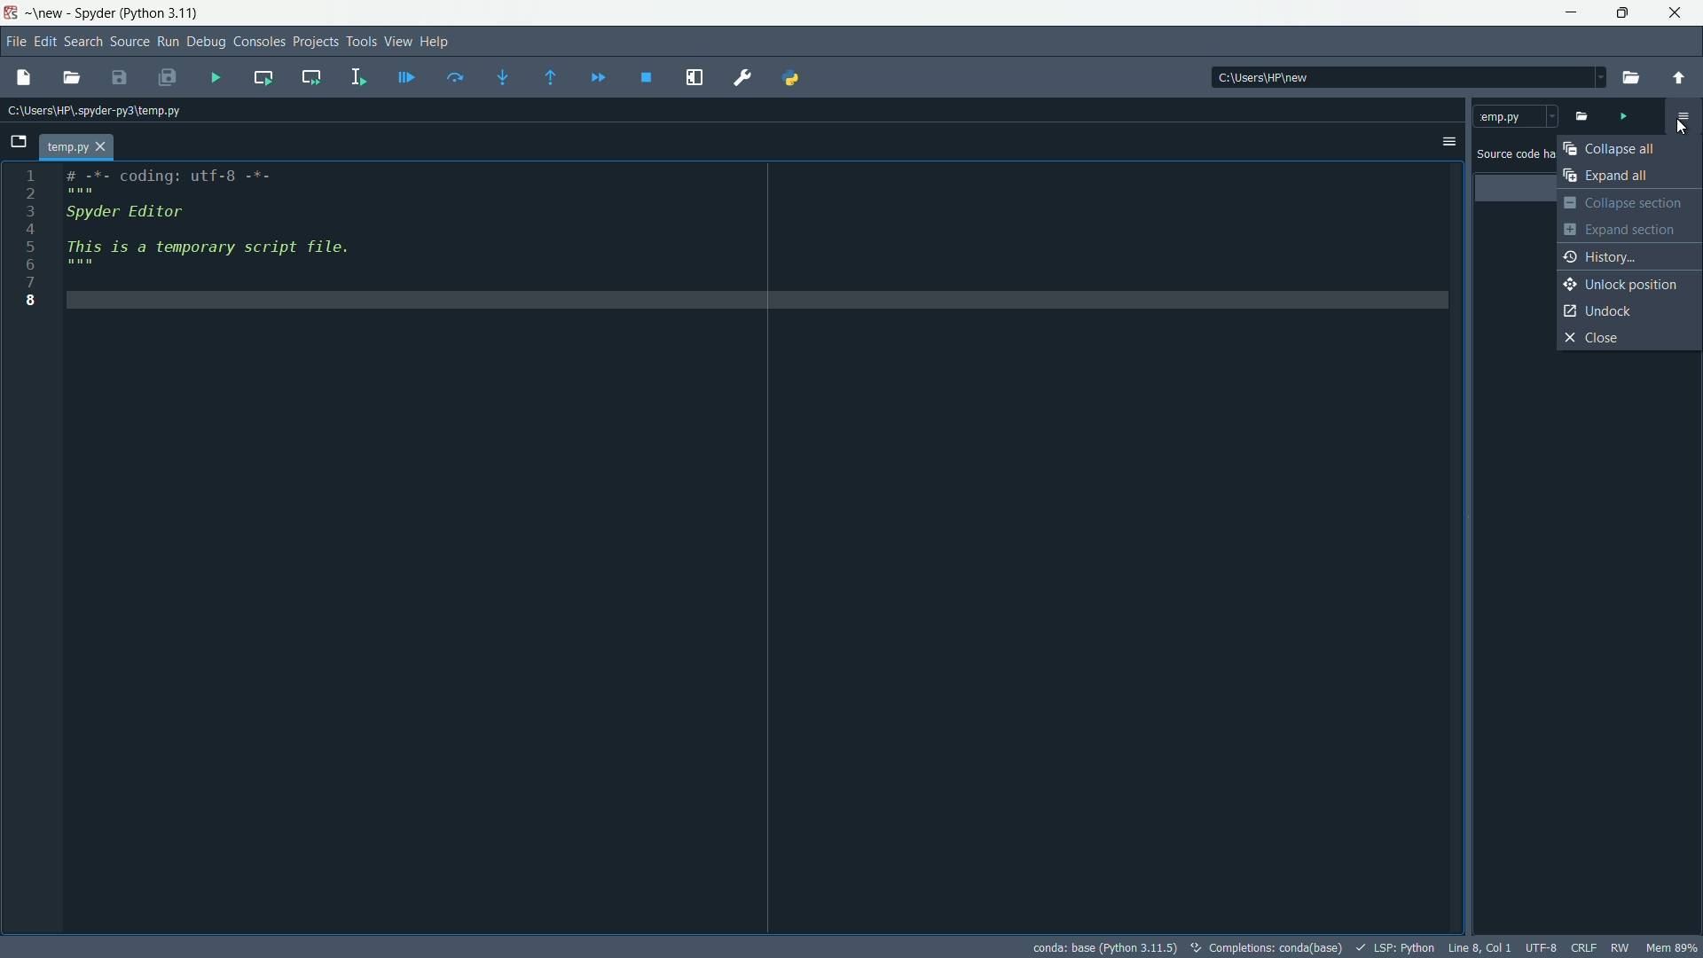 This screenshot has width=1703, height=958. Describe the element at coordinates (30, 246) in the screenshot. I see `5` at that location.